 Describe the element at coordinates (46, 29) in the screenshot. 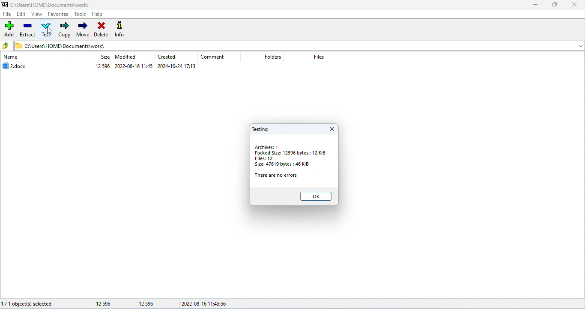

I see `text` at that location.